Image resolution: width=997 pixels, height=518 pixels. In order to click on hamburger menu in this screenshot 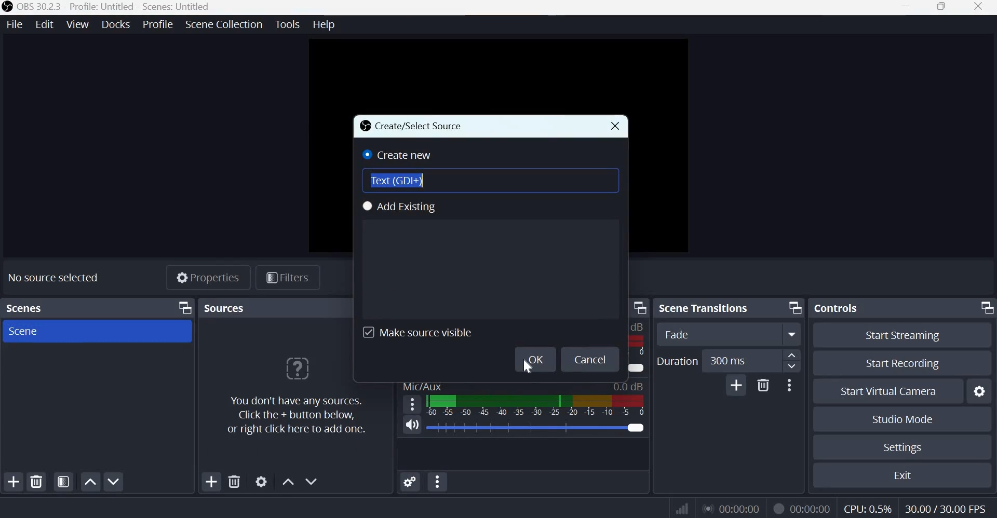, I will do `click(411, 404)`.